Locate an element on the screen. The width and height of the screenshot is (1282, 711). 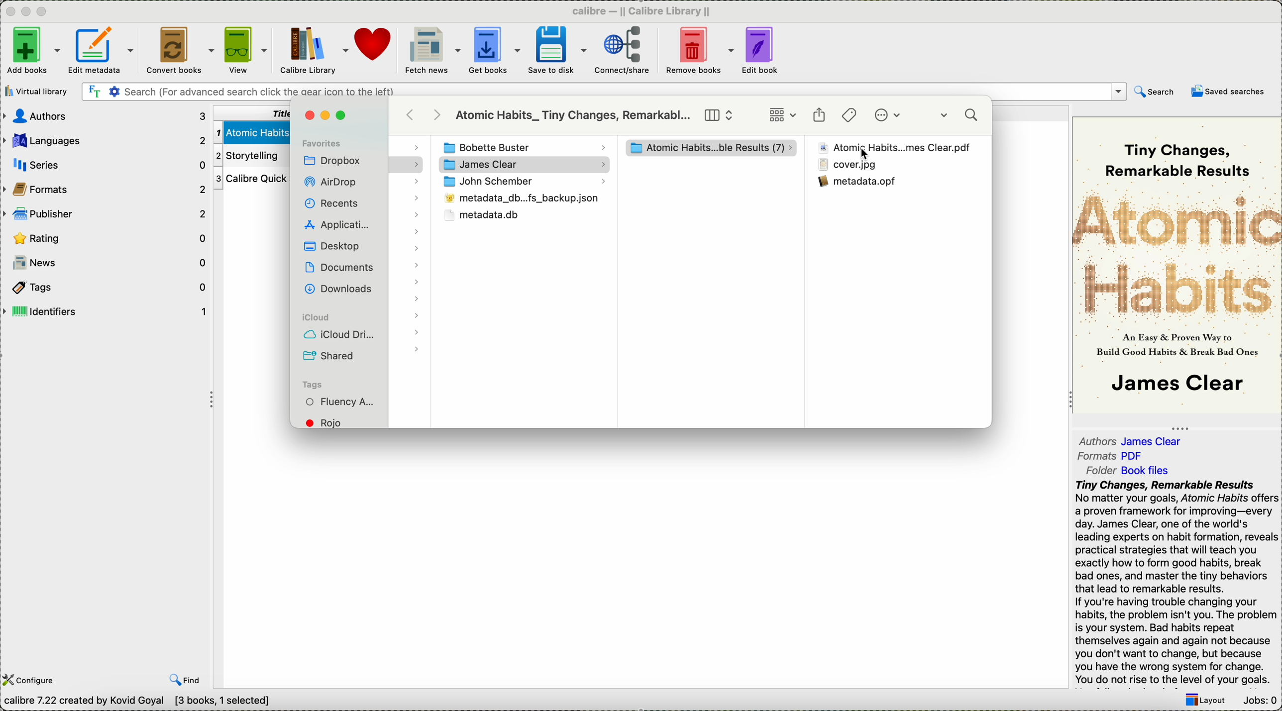
red tag is located at coordinates (330, 422).